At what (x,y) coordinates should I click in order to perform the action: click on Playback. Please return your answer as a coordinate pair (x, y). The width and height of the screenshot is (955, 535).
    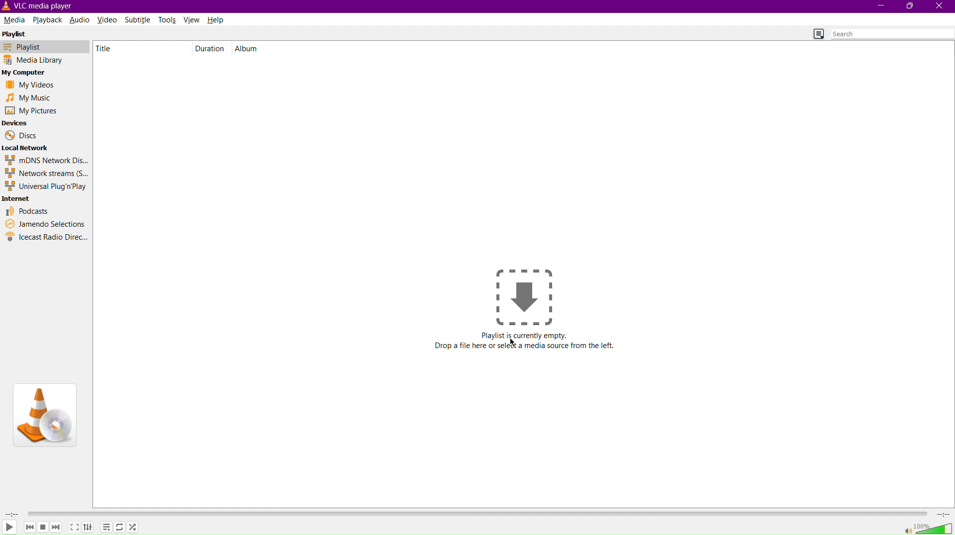
    Looking at the image, I should click on (46, 19).